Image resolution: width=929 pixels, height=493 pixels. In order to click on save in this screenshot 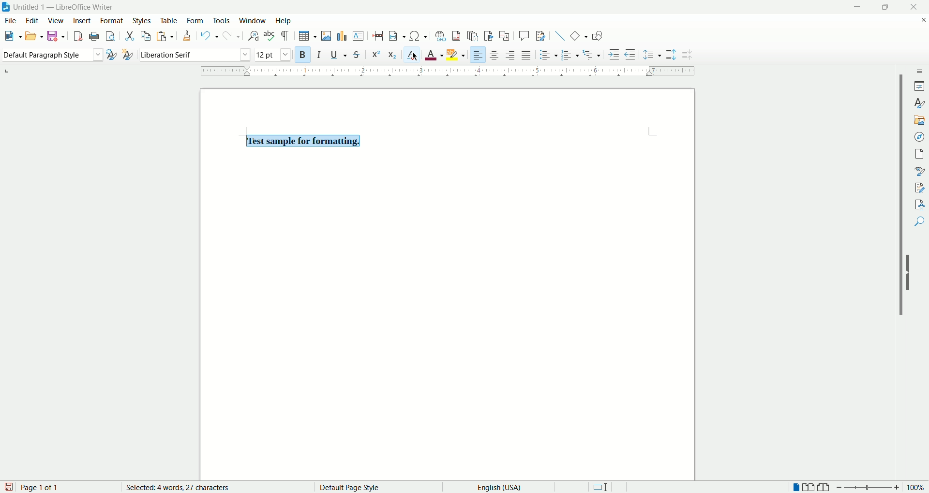, I will do `click(56, 37)`.